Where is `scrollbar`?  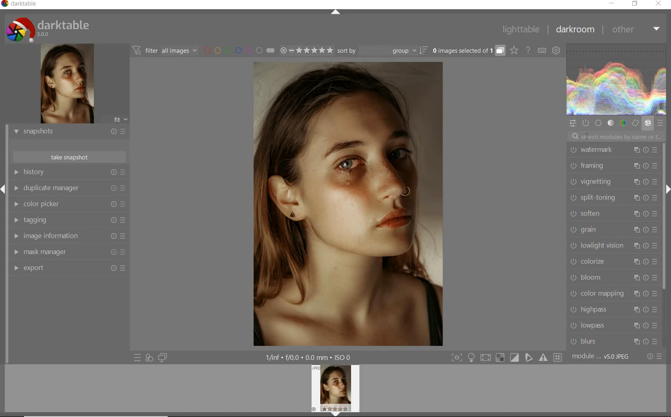
scrollbar is located at coordinates (664, 217).